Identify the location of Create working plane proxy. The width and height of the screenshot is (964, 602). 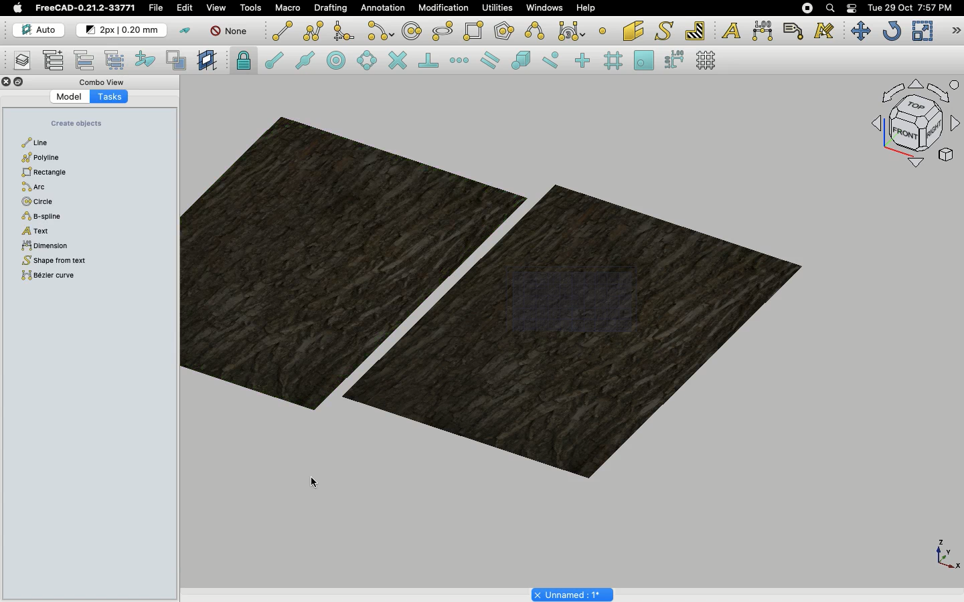
(209, 61).